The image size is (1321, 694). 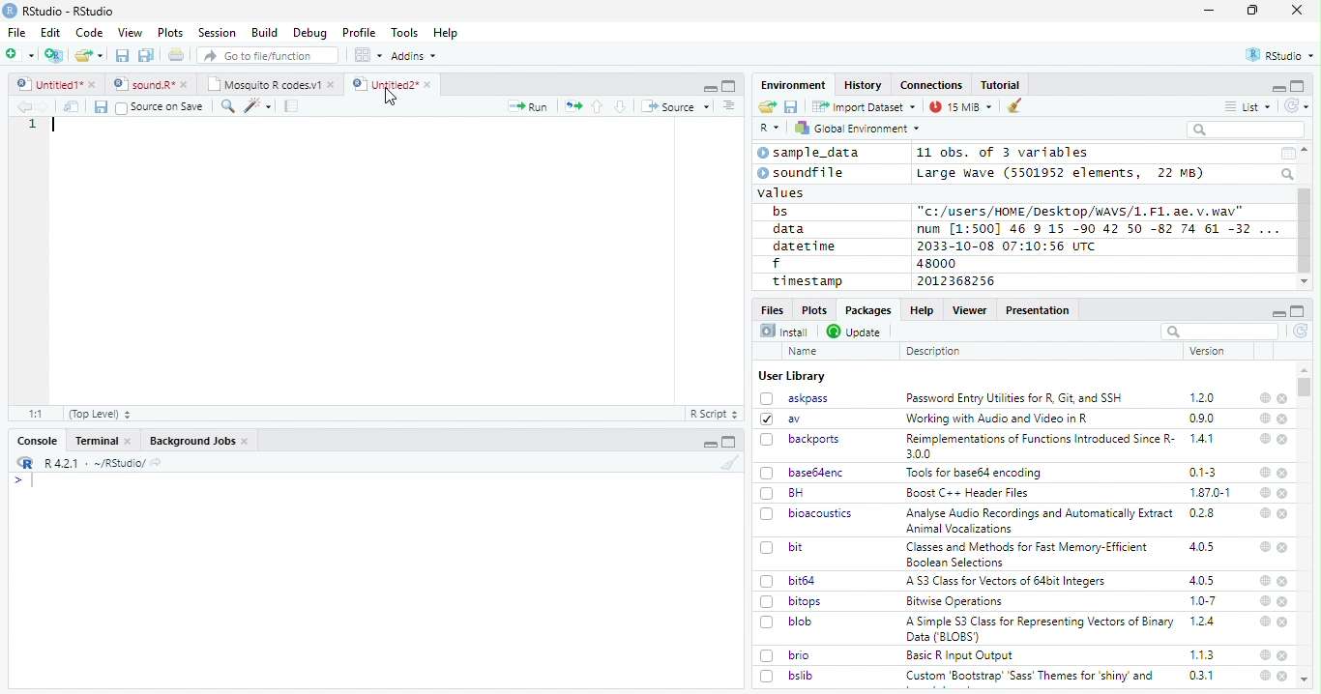 What do you see at coordinates (856, 332) in the screenshot?
I see `Update` at bounding box center [856, 332].